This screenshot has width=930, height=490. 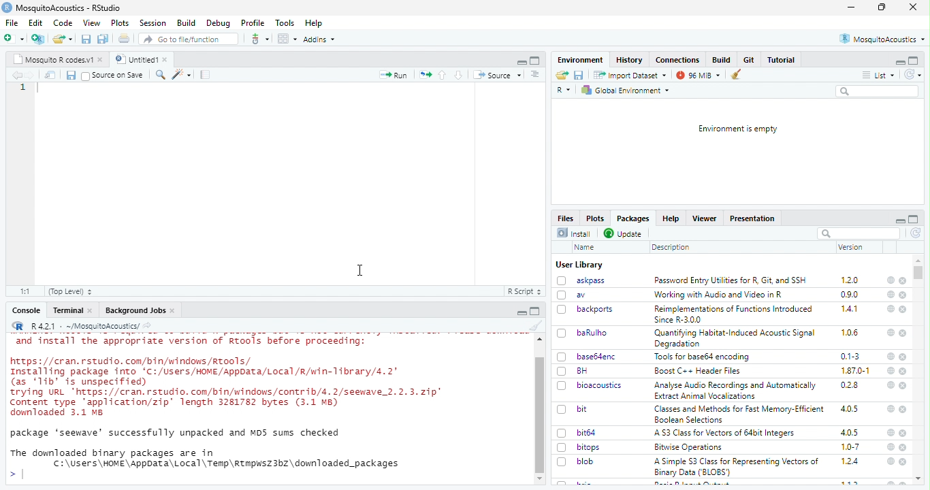 What do you see at coordinates (562, 448) in the screenshot?
I see `checkbox` at bounding box center [562, 448].